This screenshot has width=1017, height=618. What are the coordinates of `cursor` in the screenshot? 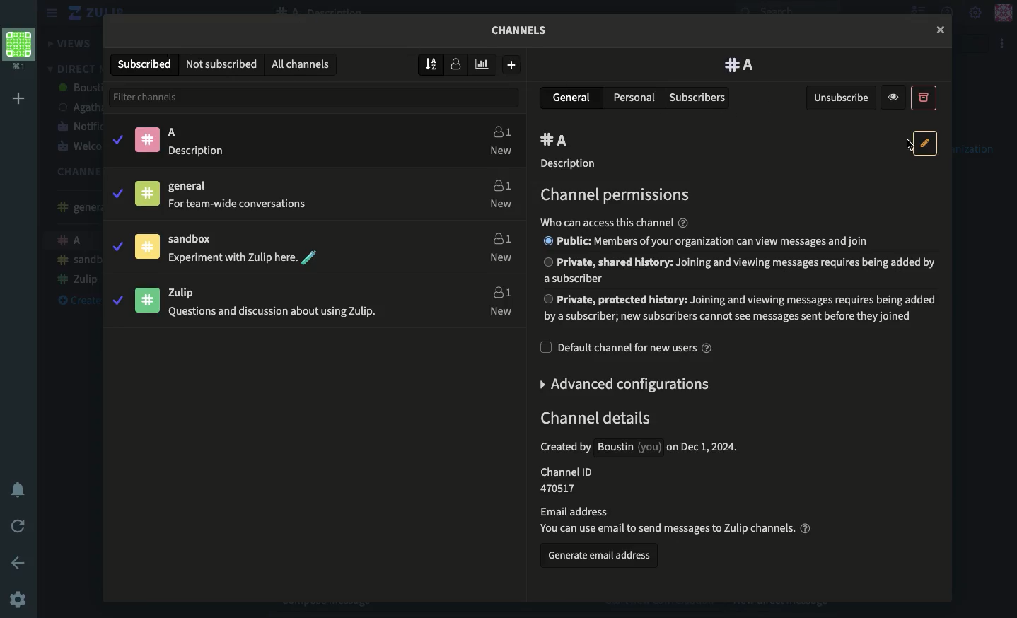 It's located at (940, 30).